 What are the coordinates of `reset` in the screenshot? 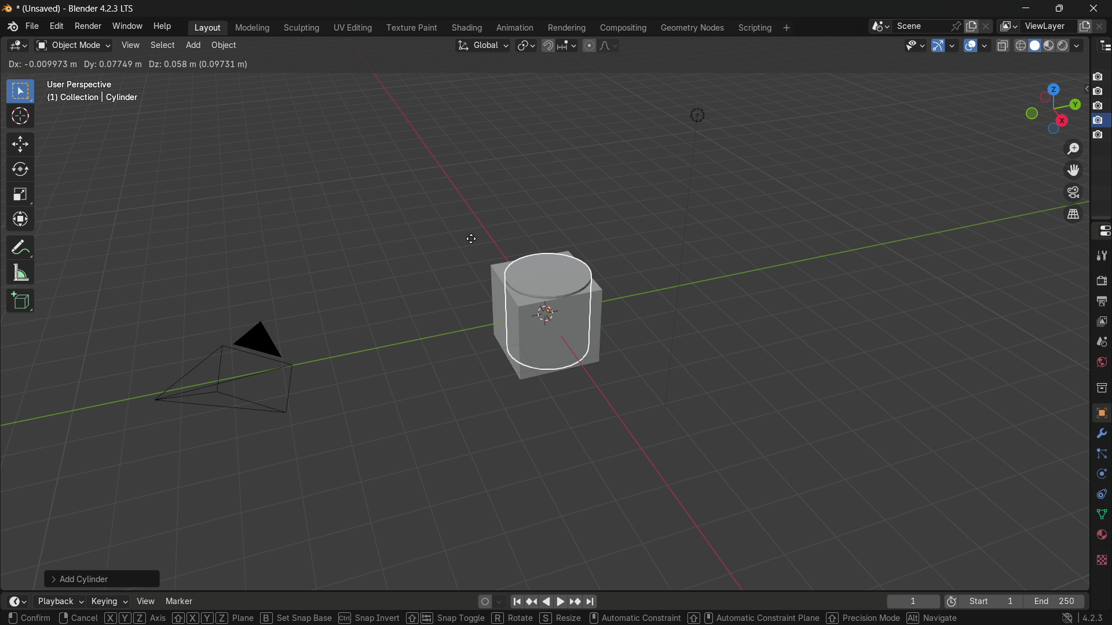 It's located at (533, 602).